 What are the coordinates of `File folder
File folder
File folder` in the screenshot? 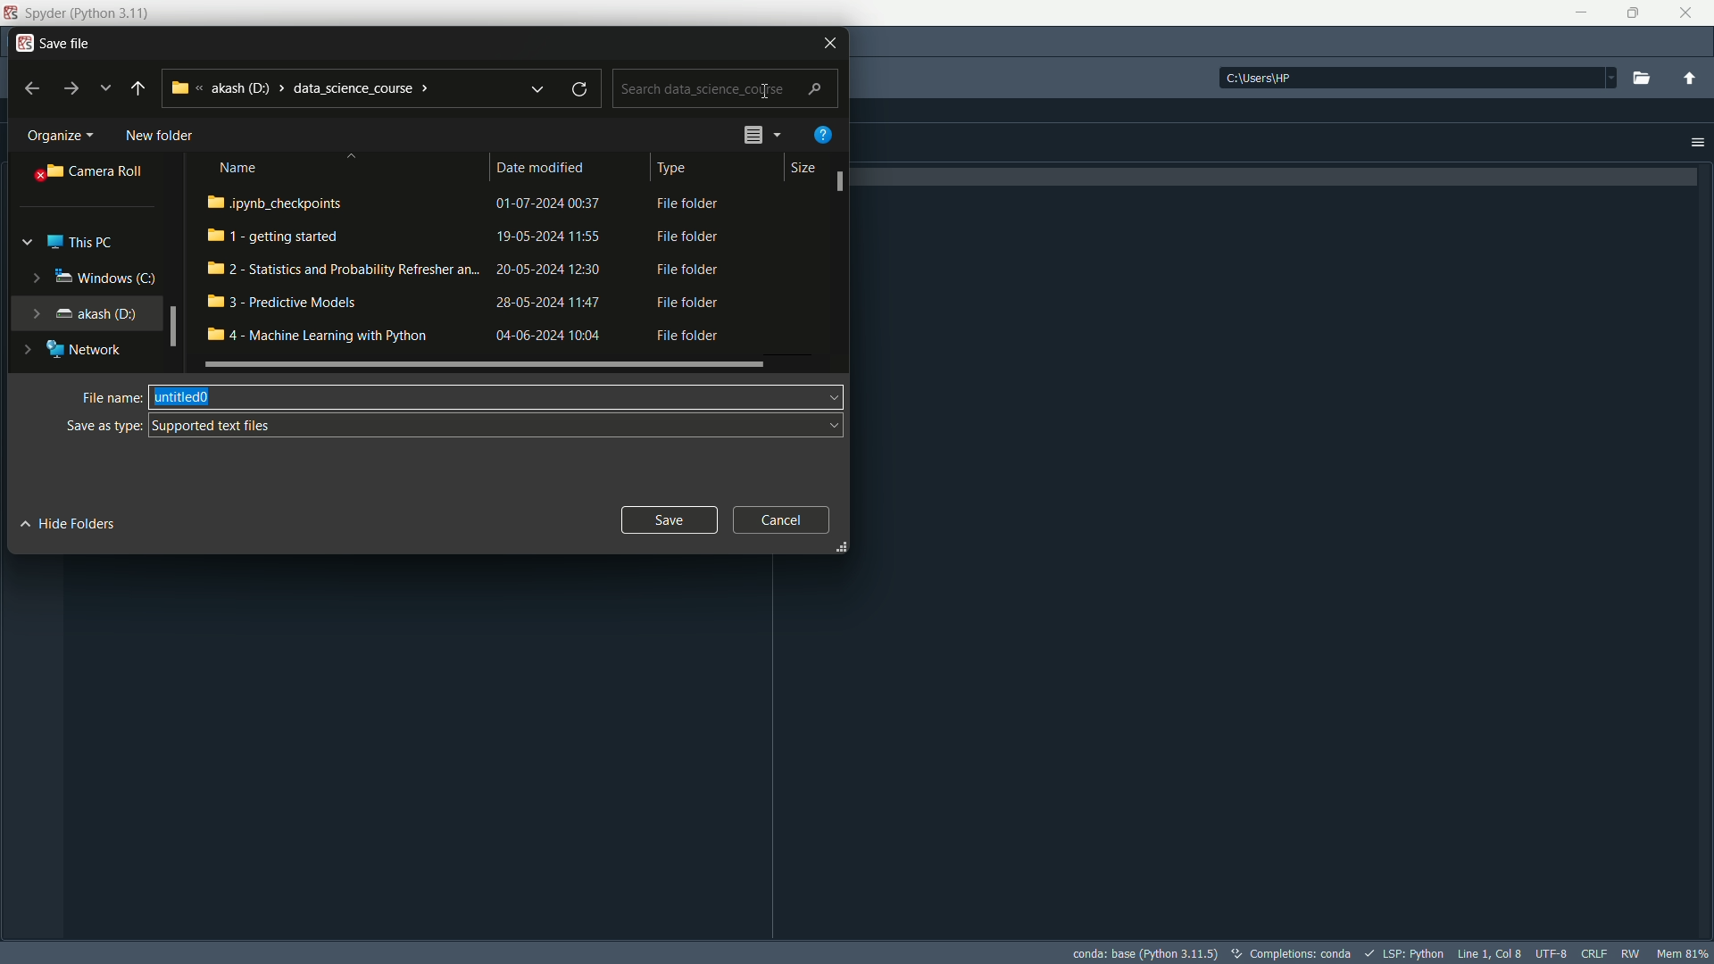 It's located at (676, 273).